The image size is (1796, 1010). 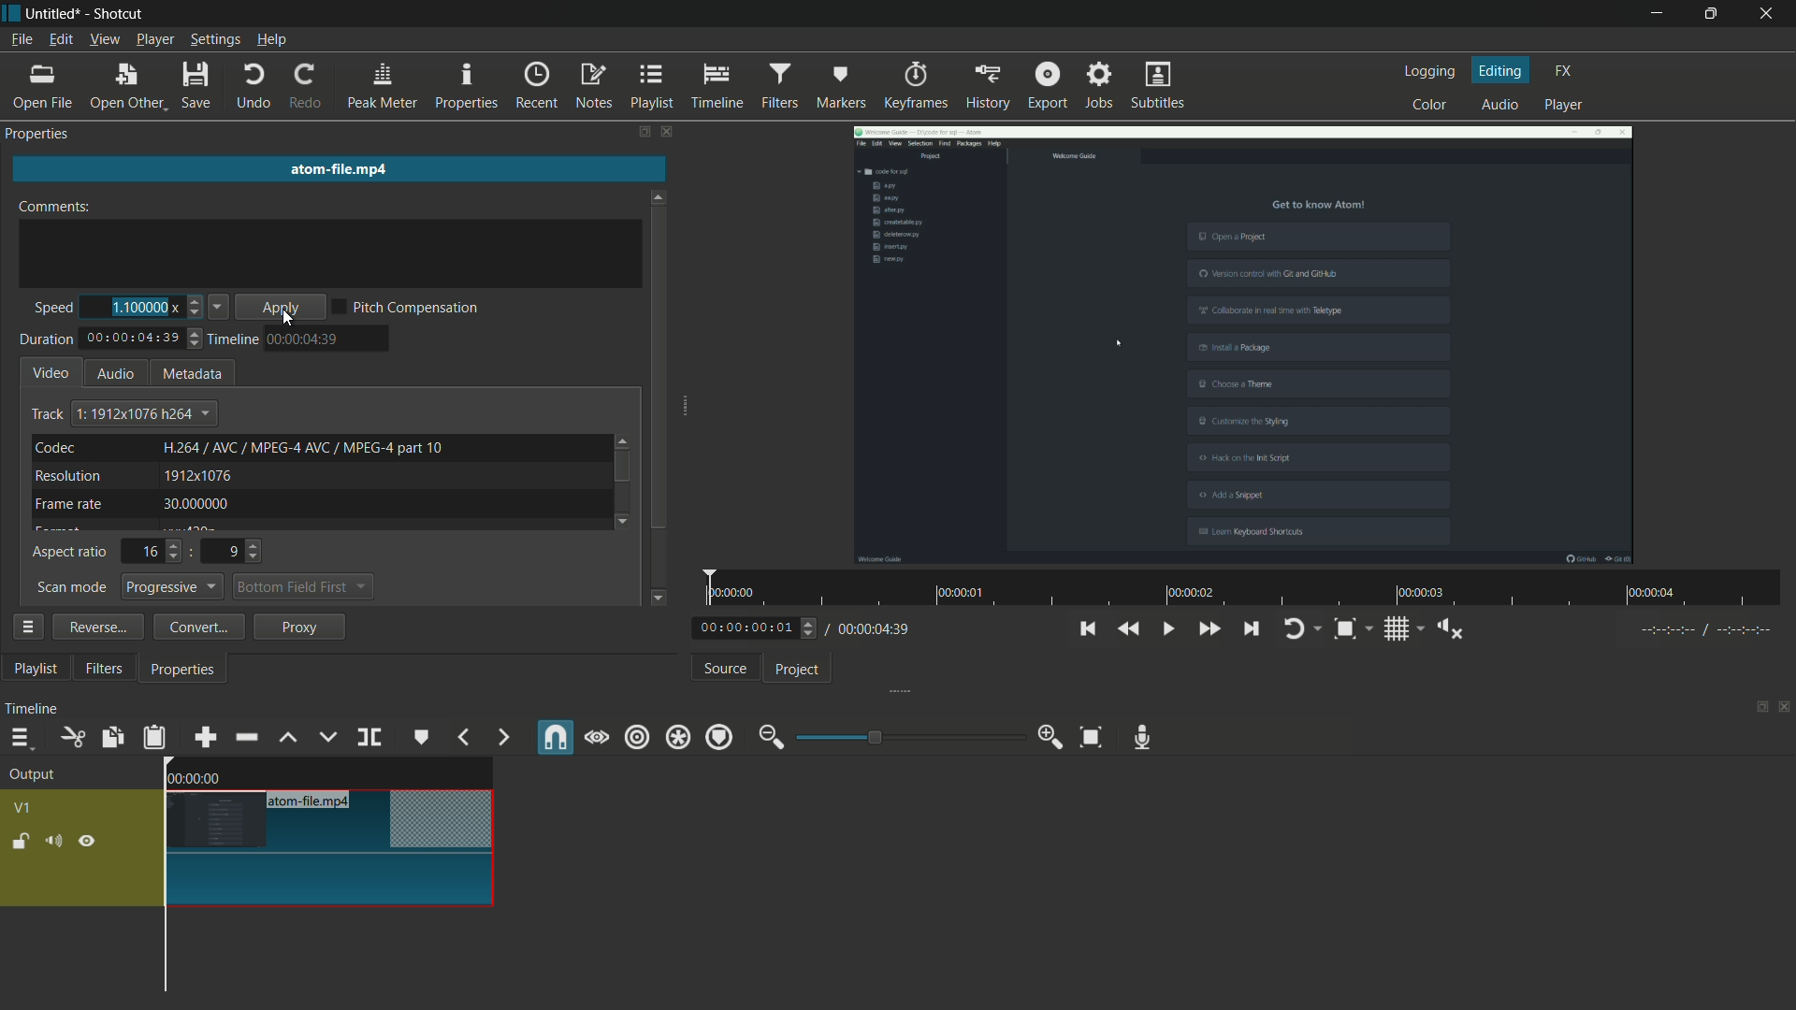 I want to click on zoom out, so click(x=772, y=737).